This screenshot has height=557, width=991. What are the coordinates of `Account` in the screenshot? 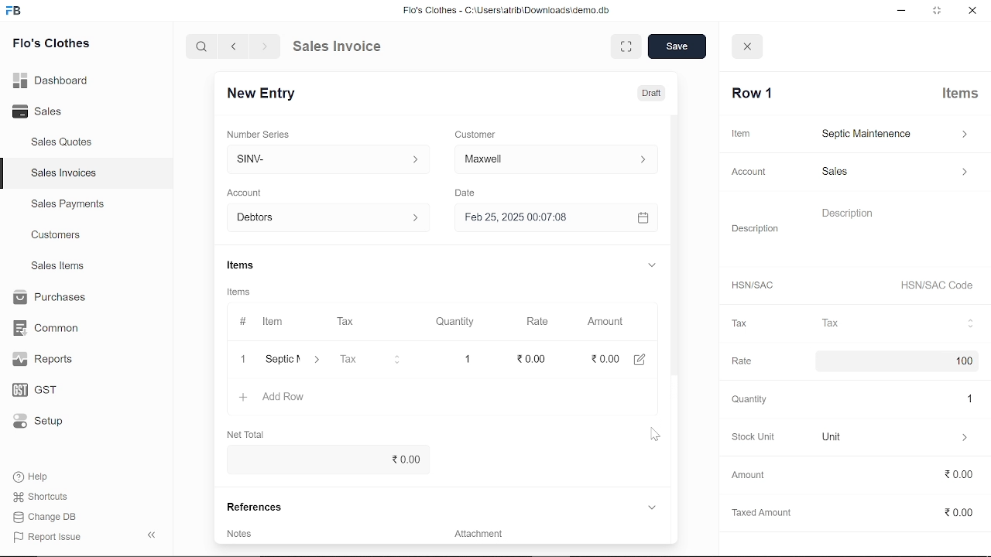 It's located at (751, 172).